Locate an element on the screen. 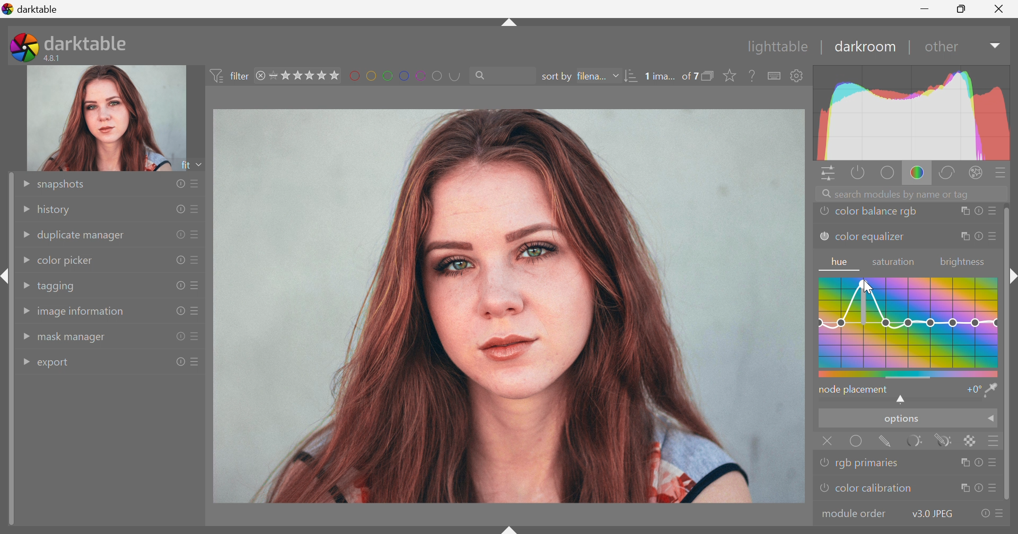 This screenshot has height=534, width=1018. color picker is located at coordinates (66, 260).